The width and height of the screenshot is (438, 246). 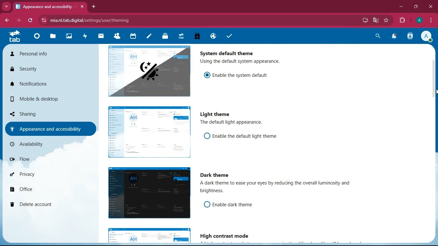 I want to click on availiability, so click(x=42, y=144).